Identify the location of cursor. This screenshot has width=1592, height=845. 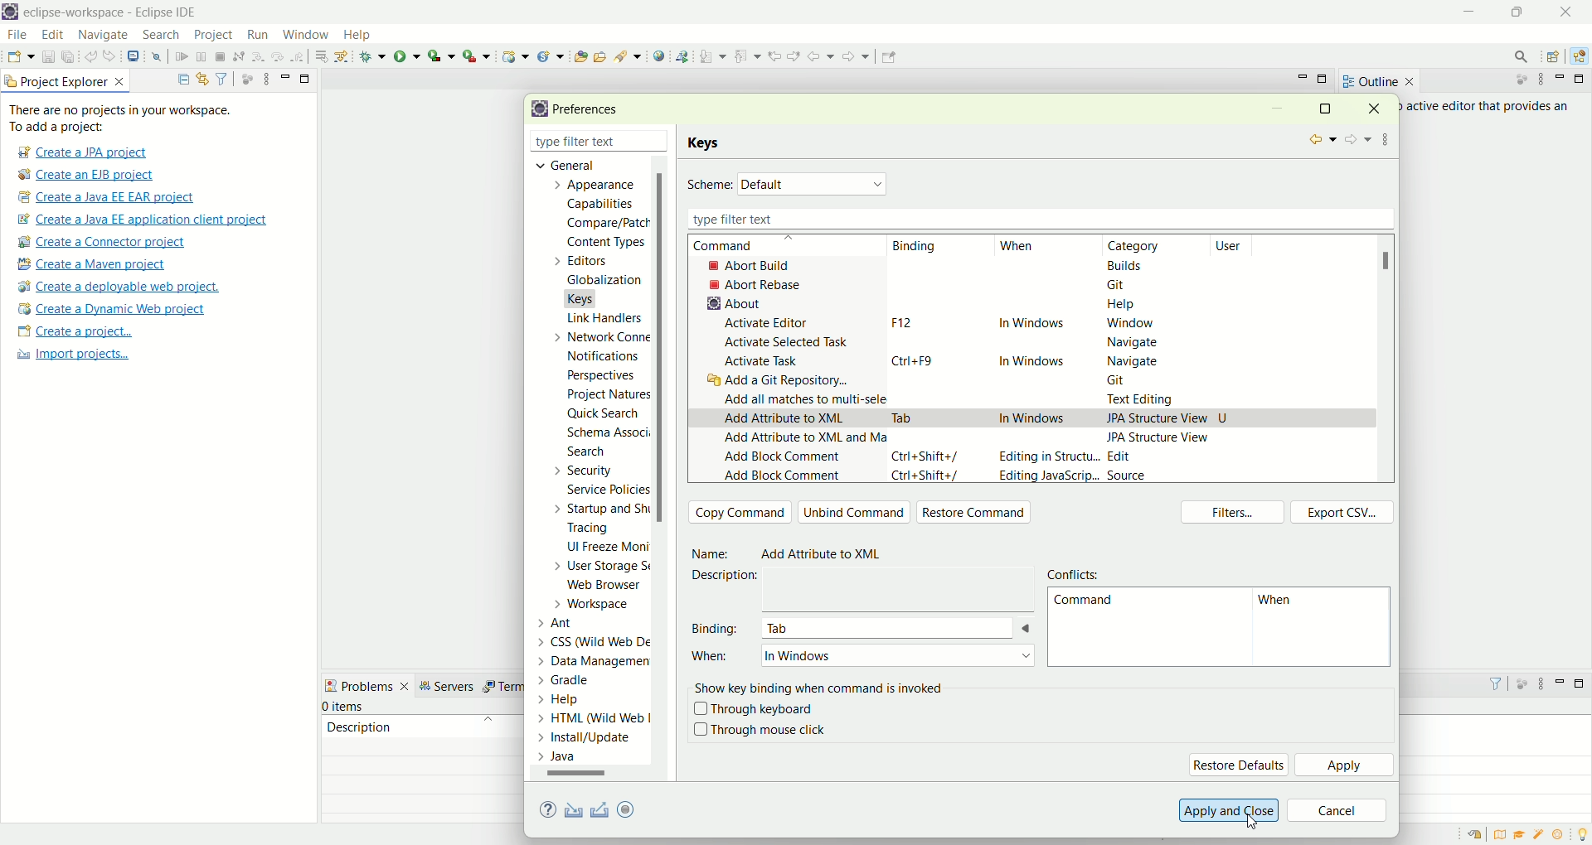
(1260, 823).